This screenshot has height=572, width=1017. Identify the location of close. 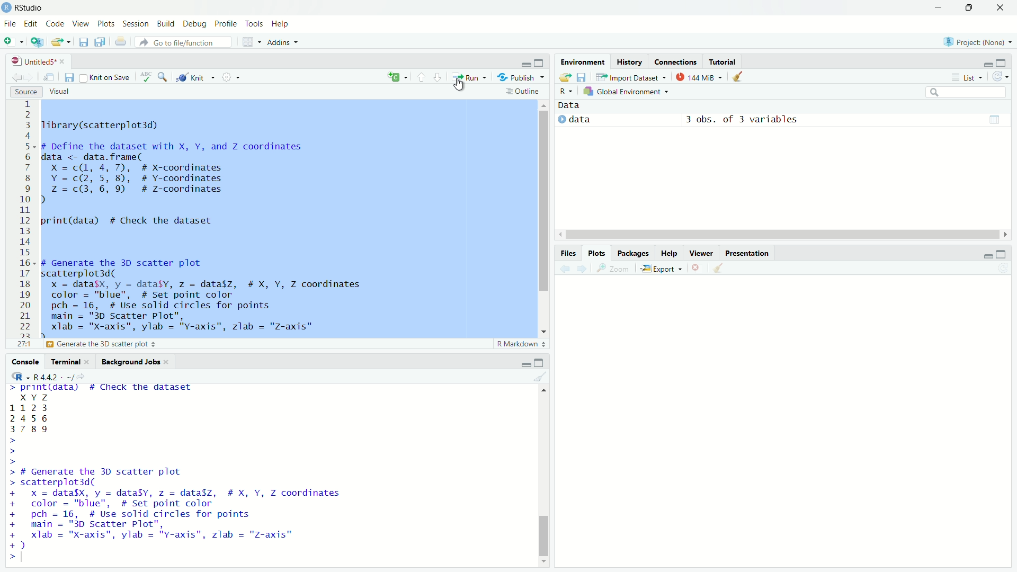
(1002, 8).